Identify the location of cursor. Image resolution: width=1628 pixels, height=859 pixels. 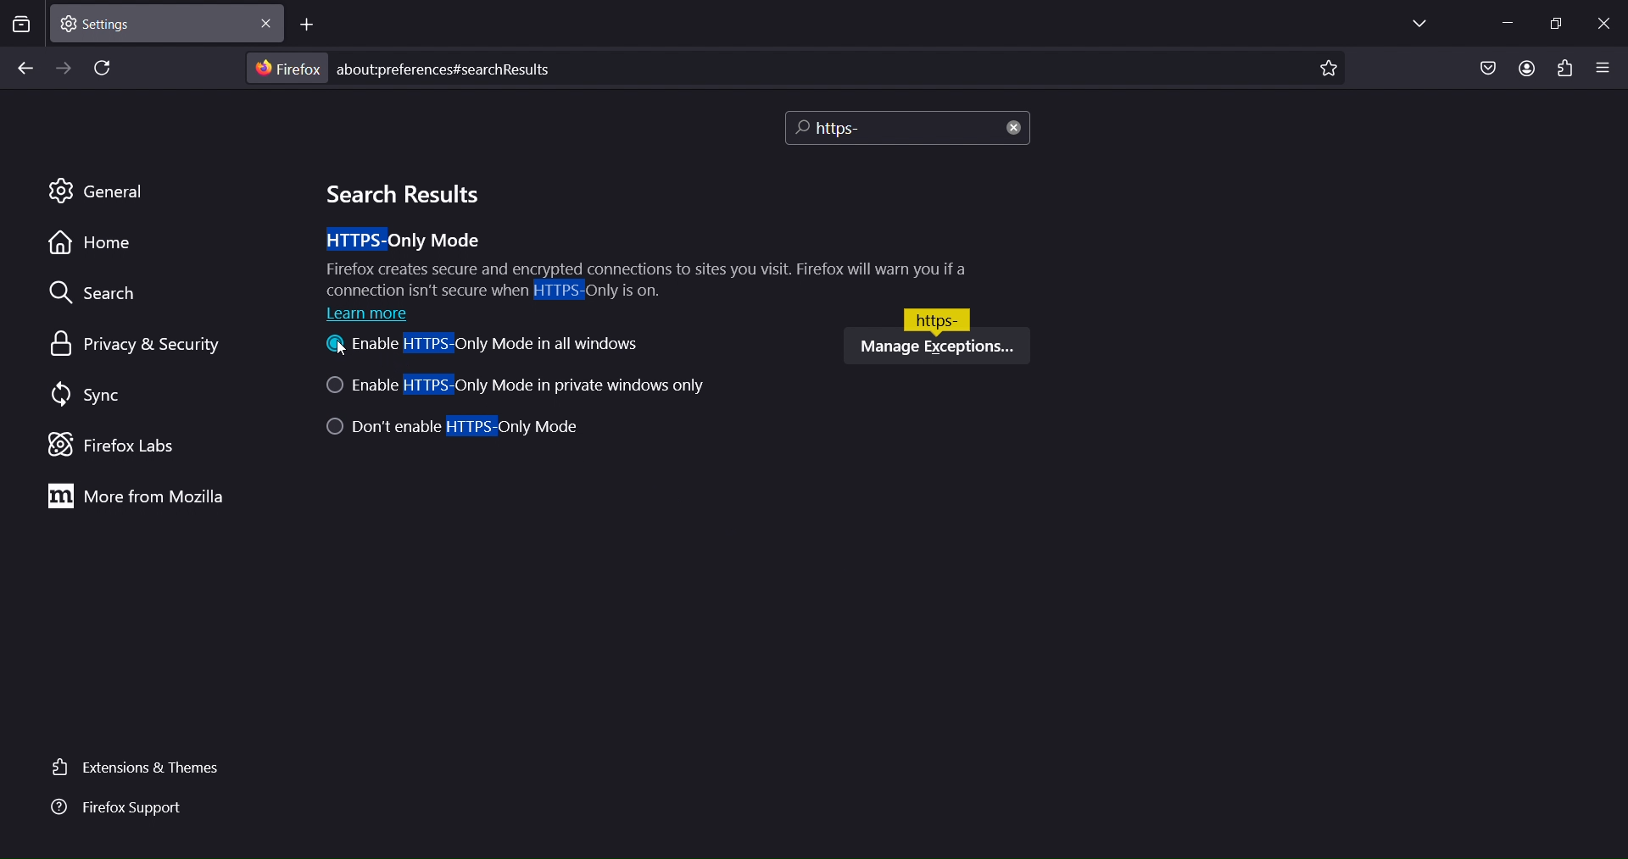
(342, 352).